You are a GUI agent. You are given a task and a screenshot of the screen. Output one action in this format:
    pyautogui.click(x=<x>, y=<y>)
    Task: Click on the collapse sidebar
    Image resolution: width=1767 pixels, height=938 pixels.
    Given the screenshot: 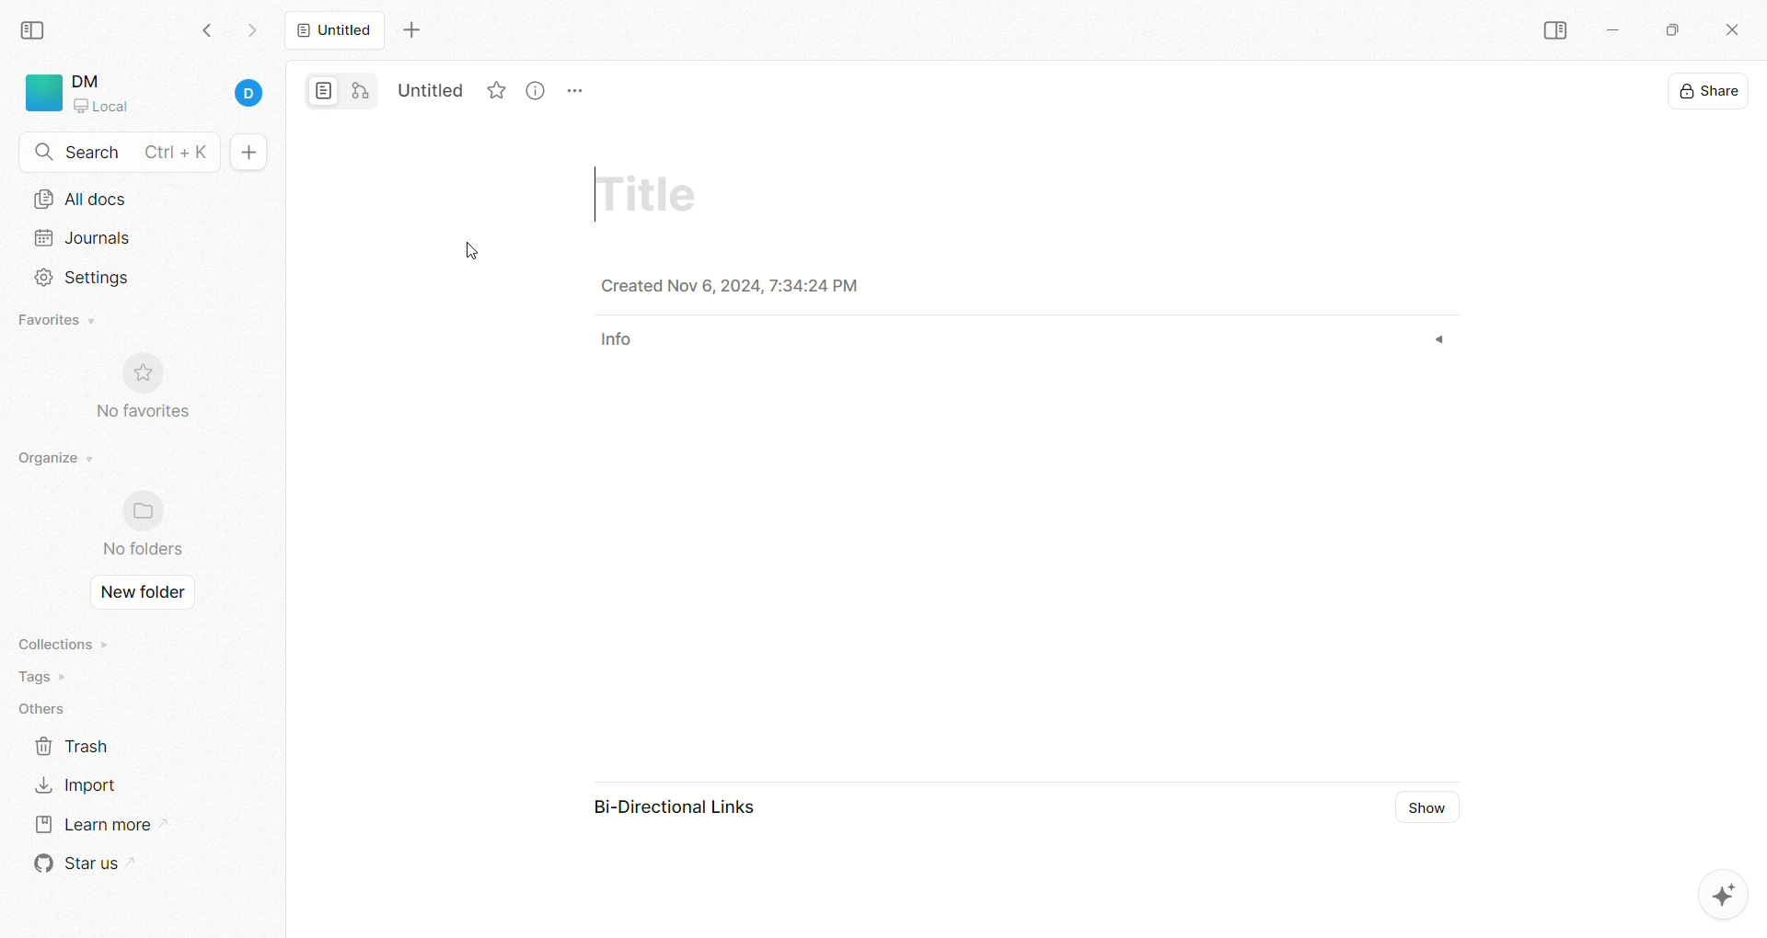 What is the action you would take?
    pyautogui.click(x=38, y=29)
    